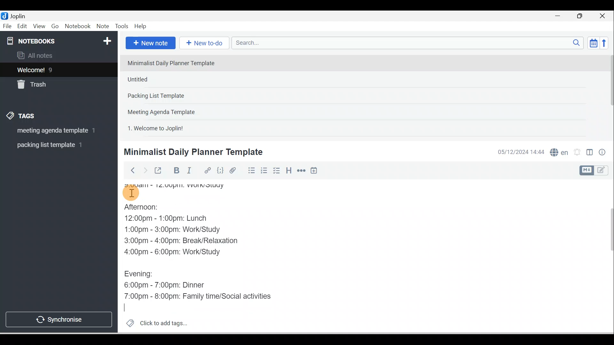  What do you see at coordinates (159, 172) in the screenshot?
I see `Toggle external editing` at bounding box center [159, 172].